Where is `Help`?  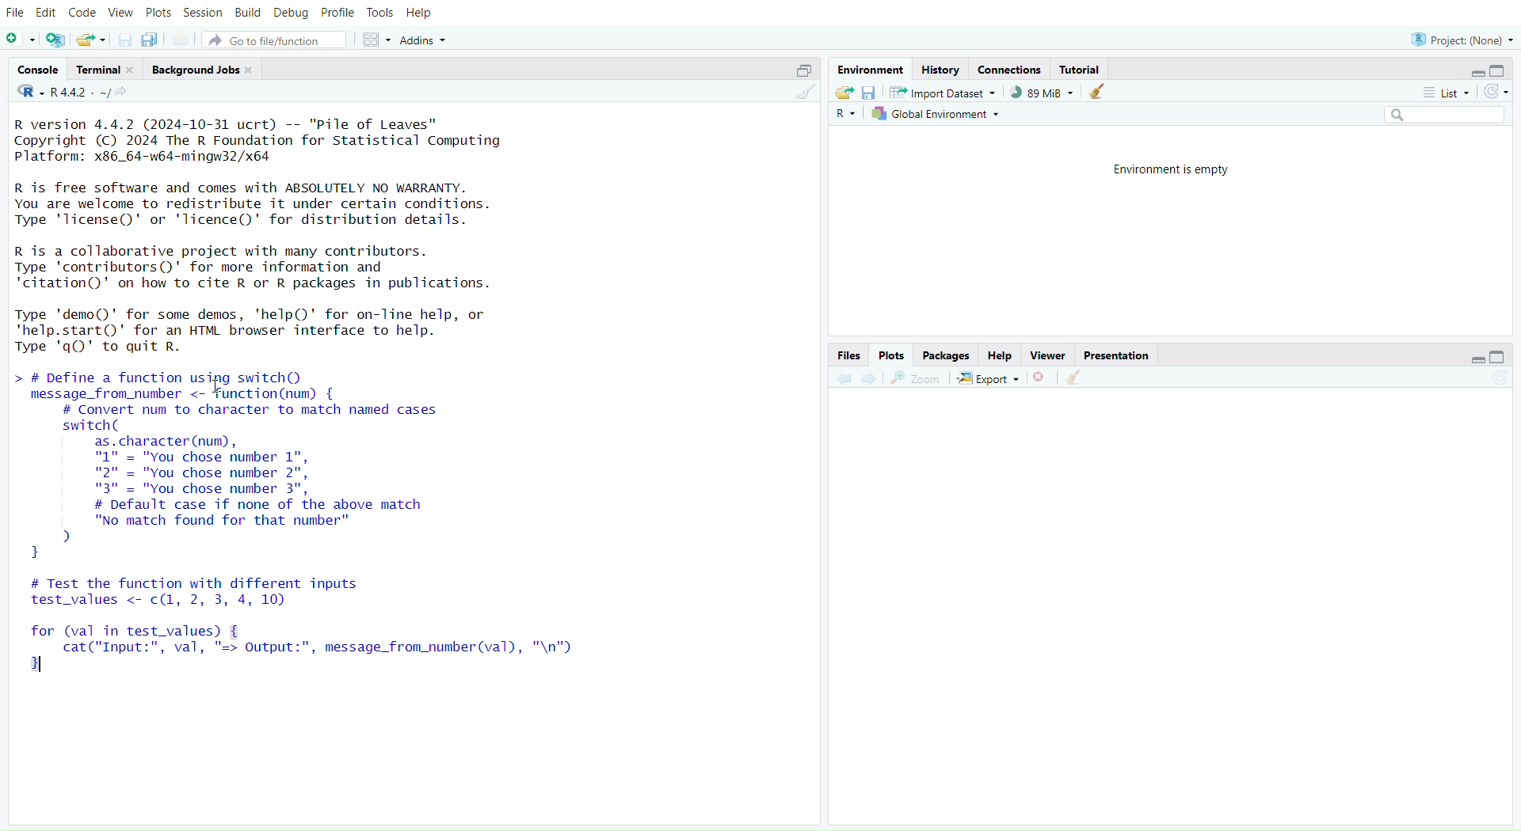
Help is located at coordinates (427, 15).